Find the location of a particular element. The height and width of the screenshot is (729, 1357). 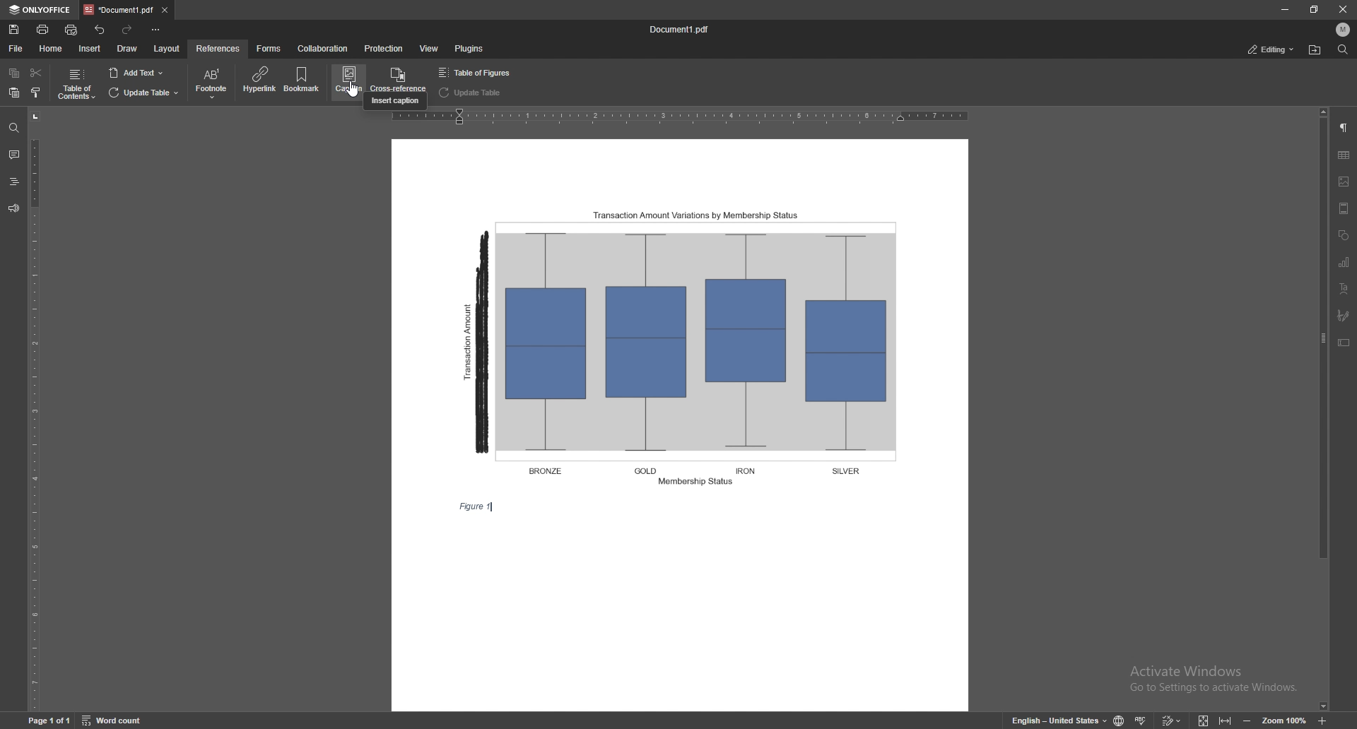

feedback is located at coordinates (13, 208).